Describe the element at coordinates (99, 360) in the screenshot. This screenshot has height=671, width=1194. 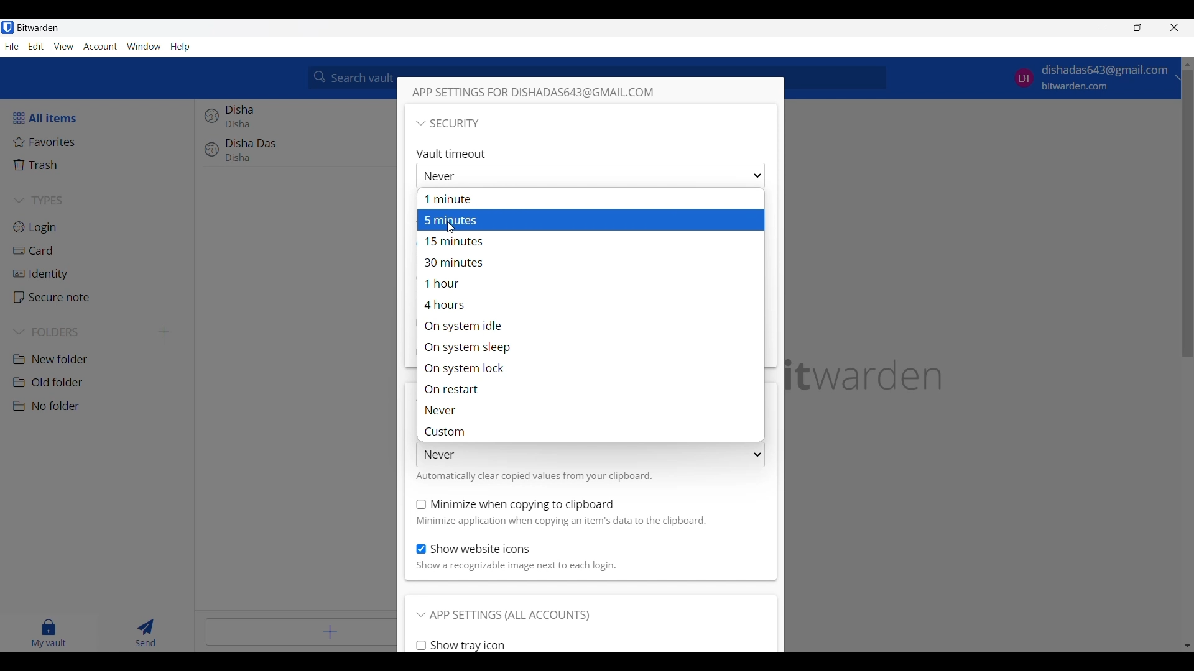
I see `New folder` at that location.